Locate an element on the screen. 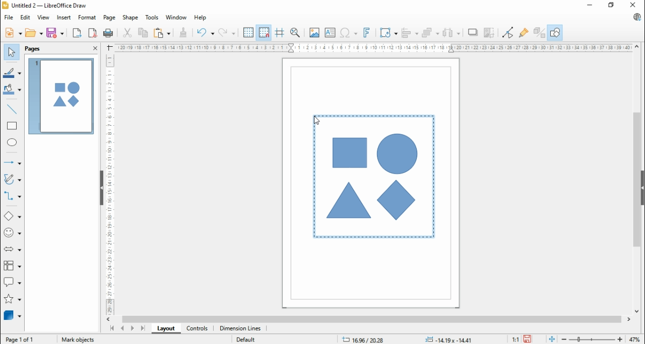  crop is located at coordinates (489, 33).